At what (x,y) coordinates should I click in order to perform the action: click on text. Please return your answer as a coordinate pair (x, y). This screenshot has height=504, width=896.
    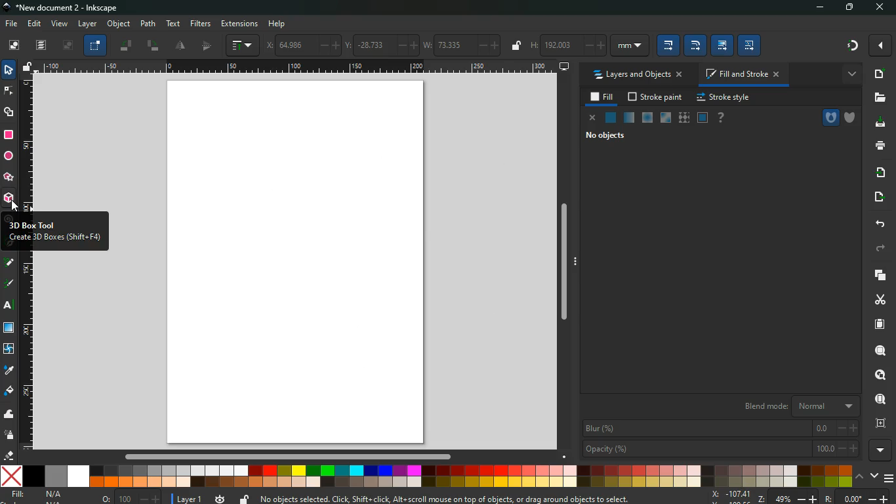
    Looking at the image, I should click on (10, 306).